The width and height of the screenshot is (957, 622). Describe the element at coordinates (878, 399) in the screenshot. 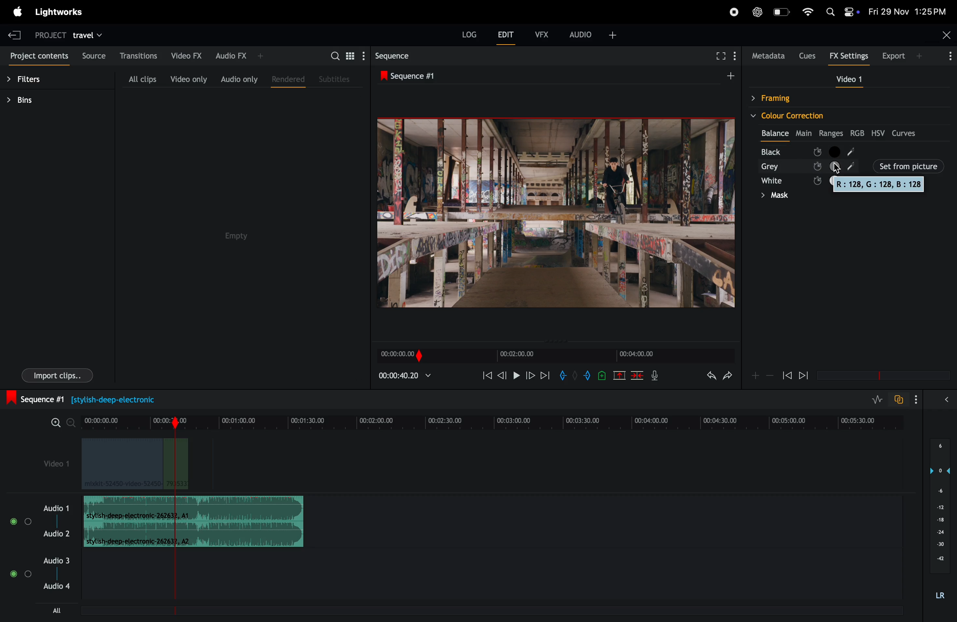

I see `toggle audio level editing` at that location.